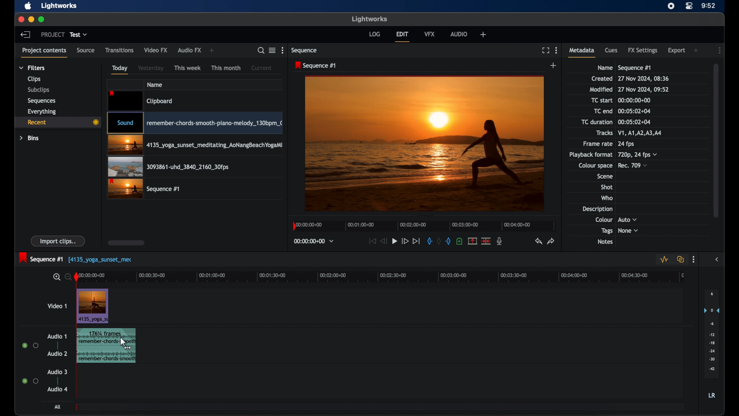  I want to click on scroll box, so click(718, 140).